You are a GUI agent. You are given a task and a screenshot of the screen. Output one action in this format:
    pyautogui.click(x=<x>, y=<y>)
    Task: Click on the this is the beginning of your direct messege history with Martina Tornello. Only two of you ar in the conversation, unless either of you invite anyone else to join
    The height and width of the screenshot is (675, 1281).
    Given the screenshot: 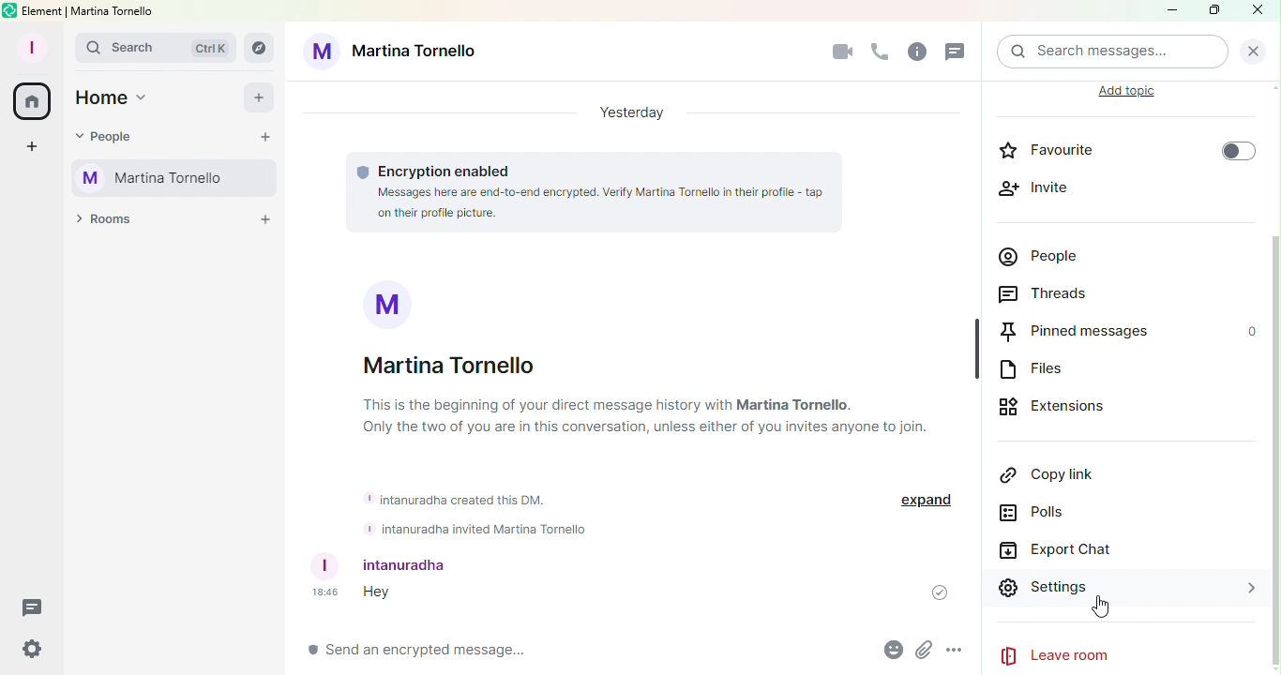 What is the action you would take?
    pyautogui.click(x=641, y=416)
    